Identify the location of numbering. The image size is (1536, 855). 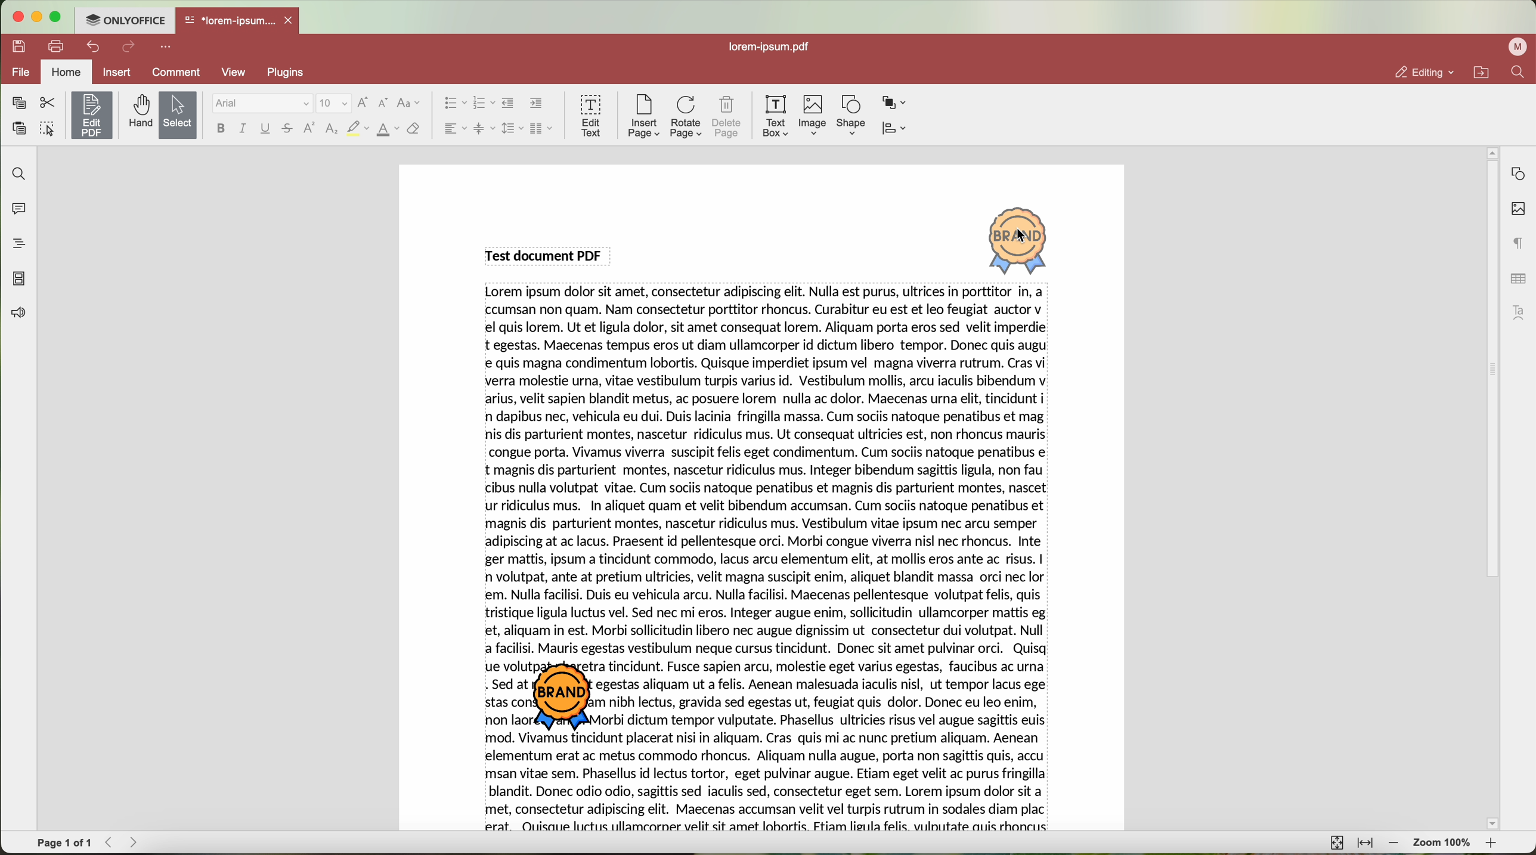
(484, 104).